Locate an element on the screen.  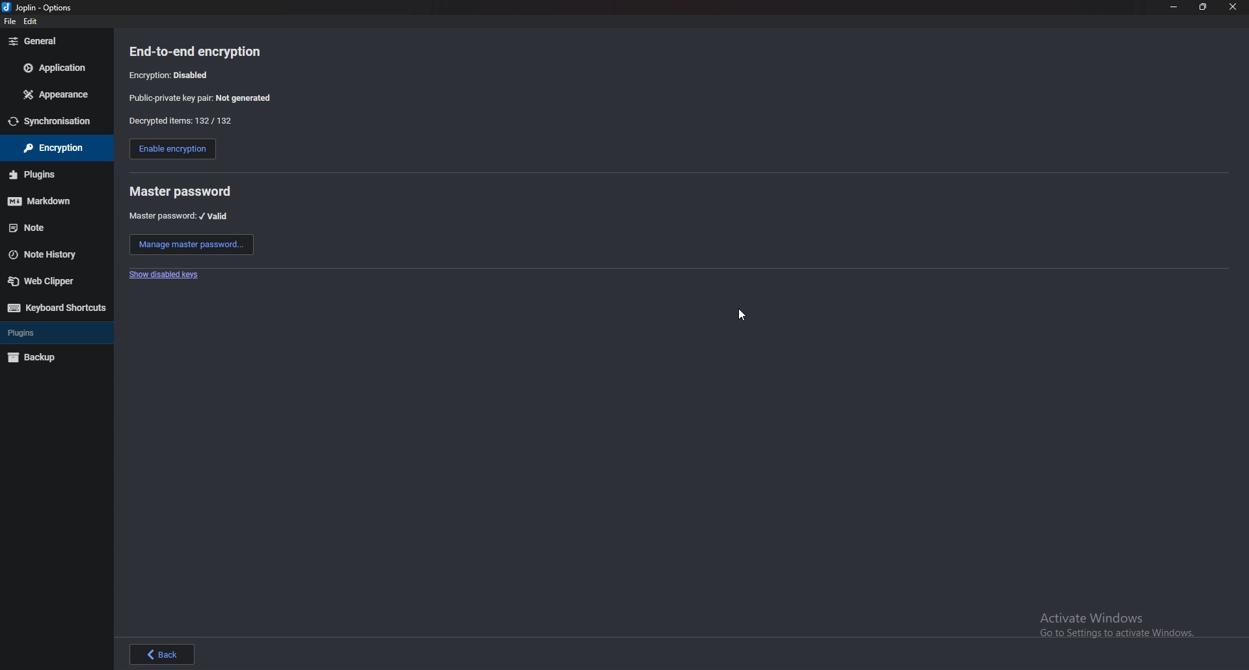
encryption is located at coordinates (172, 74).